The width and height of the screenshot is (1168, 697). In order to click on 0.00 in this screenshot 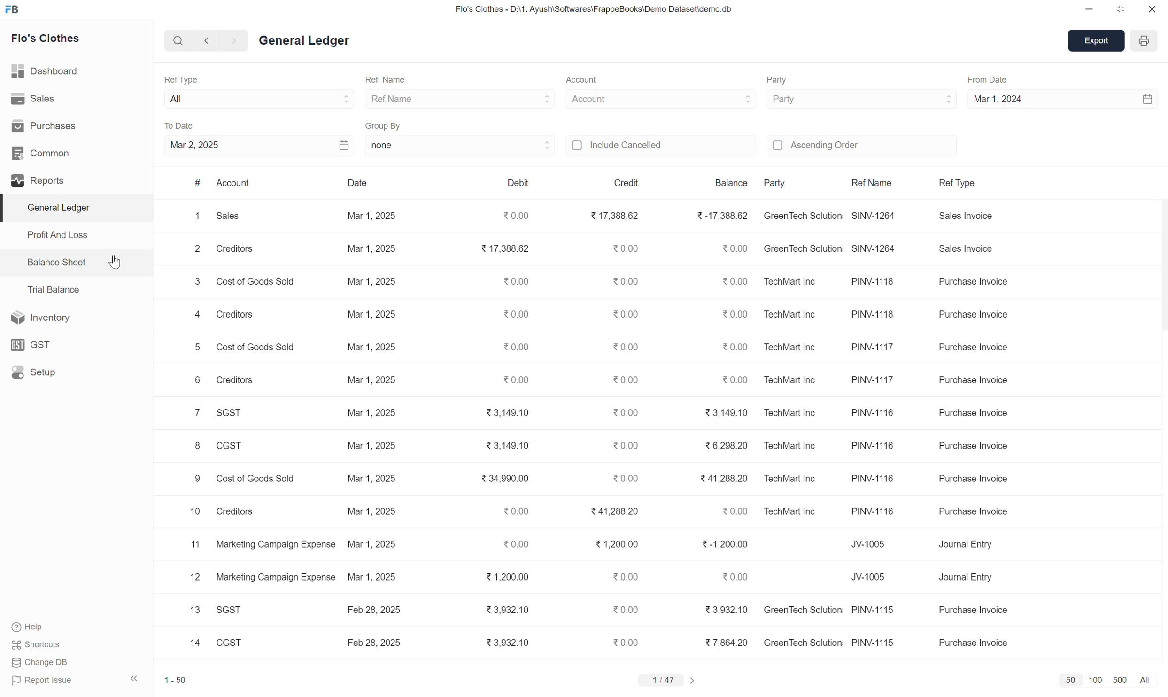, I will do `click(622, 347)`.